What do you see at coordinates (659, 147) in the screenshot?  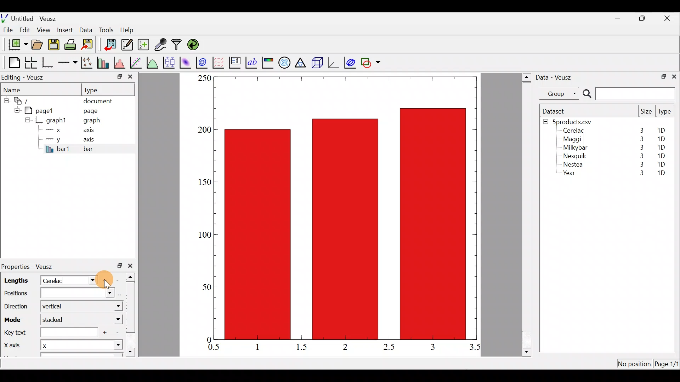 I see `1D` at bounding box center [659, 147].